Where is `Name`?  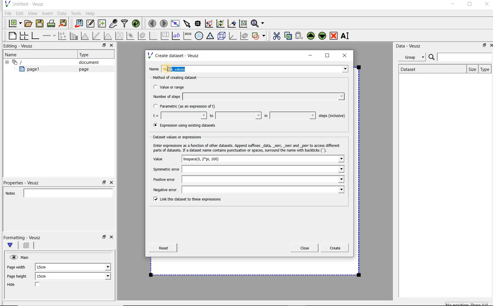 Name is located at coordinates (154, 68).